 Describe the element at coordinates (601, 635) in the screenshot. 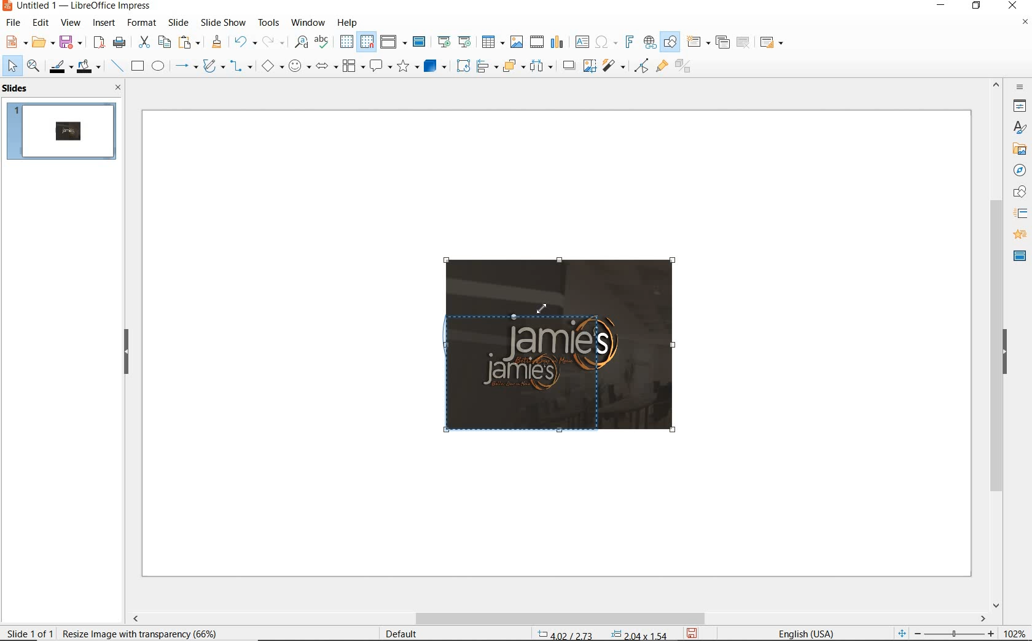

I see `coordinates` at that location.